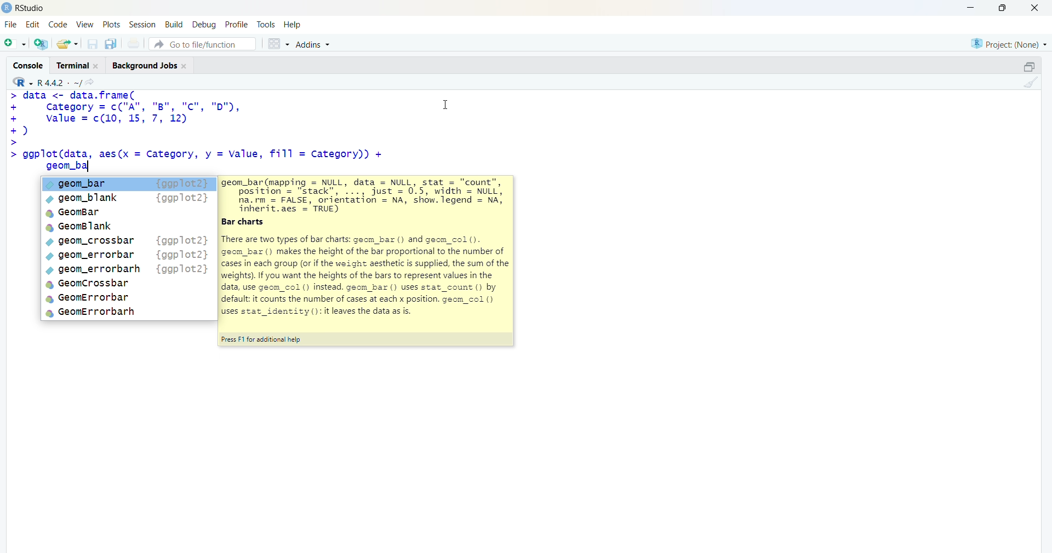  What do you see at coordinates (142, 25) in the screenshot?
I see `Session` at bounding box center [142, 25].